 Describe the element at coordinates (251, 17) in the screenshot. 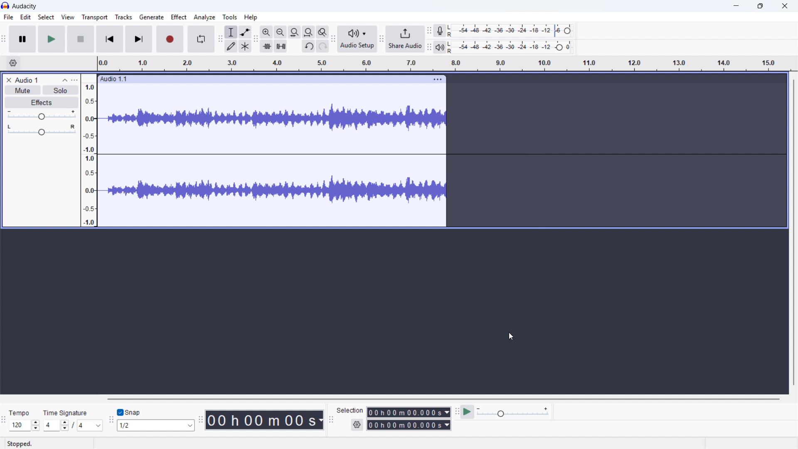

I see `help ` at that location.